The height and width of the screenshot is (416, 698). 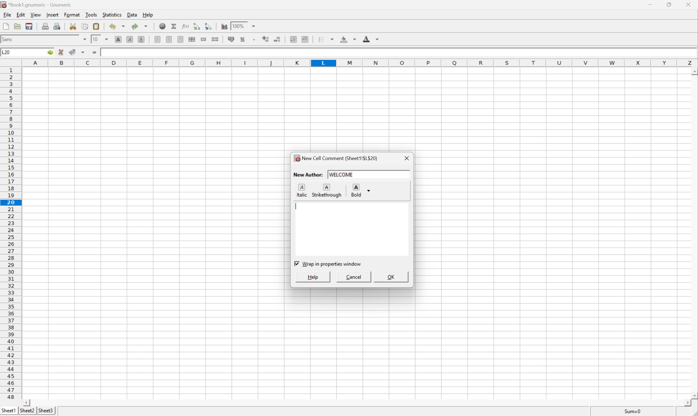 I want to click on Statistics, so click(x=112, y=14).